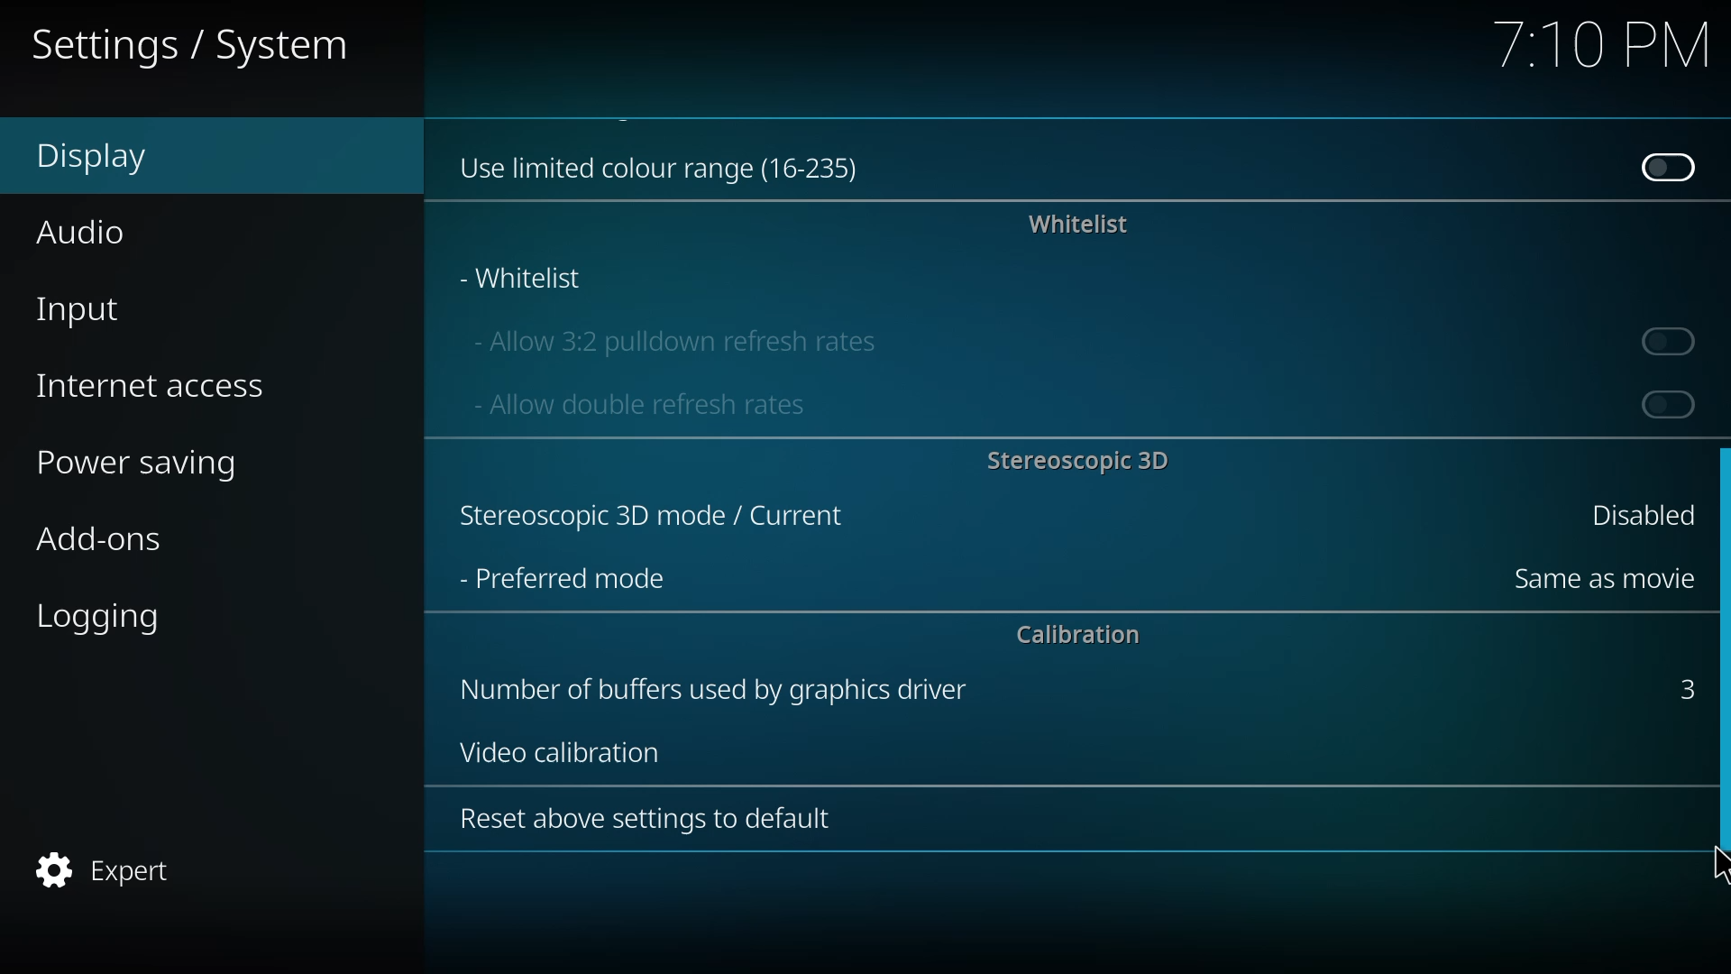  What do you see at coordinates (1734, 653) in the screenshot?
I see `dragged here` at bounding box center [1734, 653].